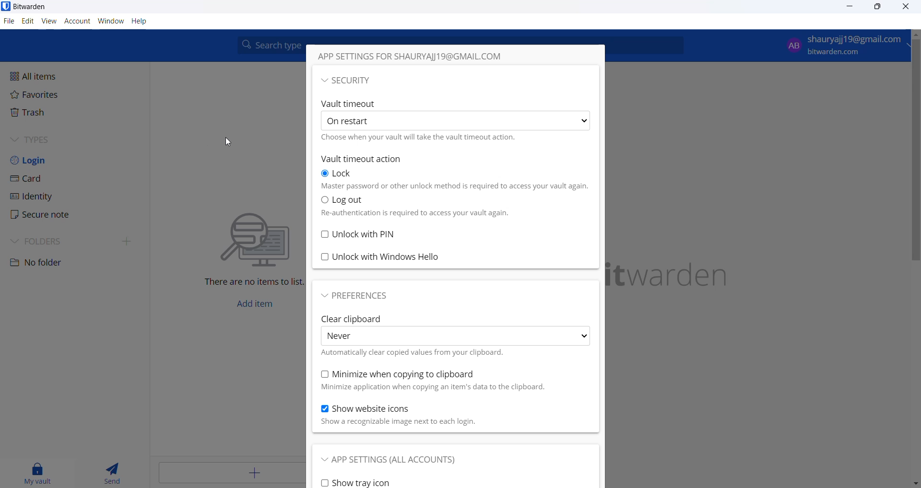 The image size is (921, 488). What do you see at coordinates (454, 80) in the screenshot?
I see `security` at bounding box center [454, 80].